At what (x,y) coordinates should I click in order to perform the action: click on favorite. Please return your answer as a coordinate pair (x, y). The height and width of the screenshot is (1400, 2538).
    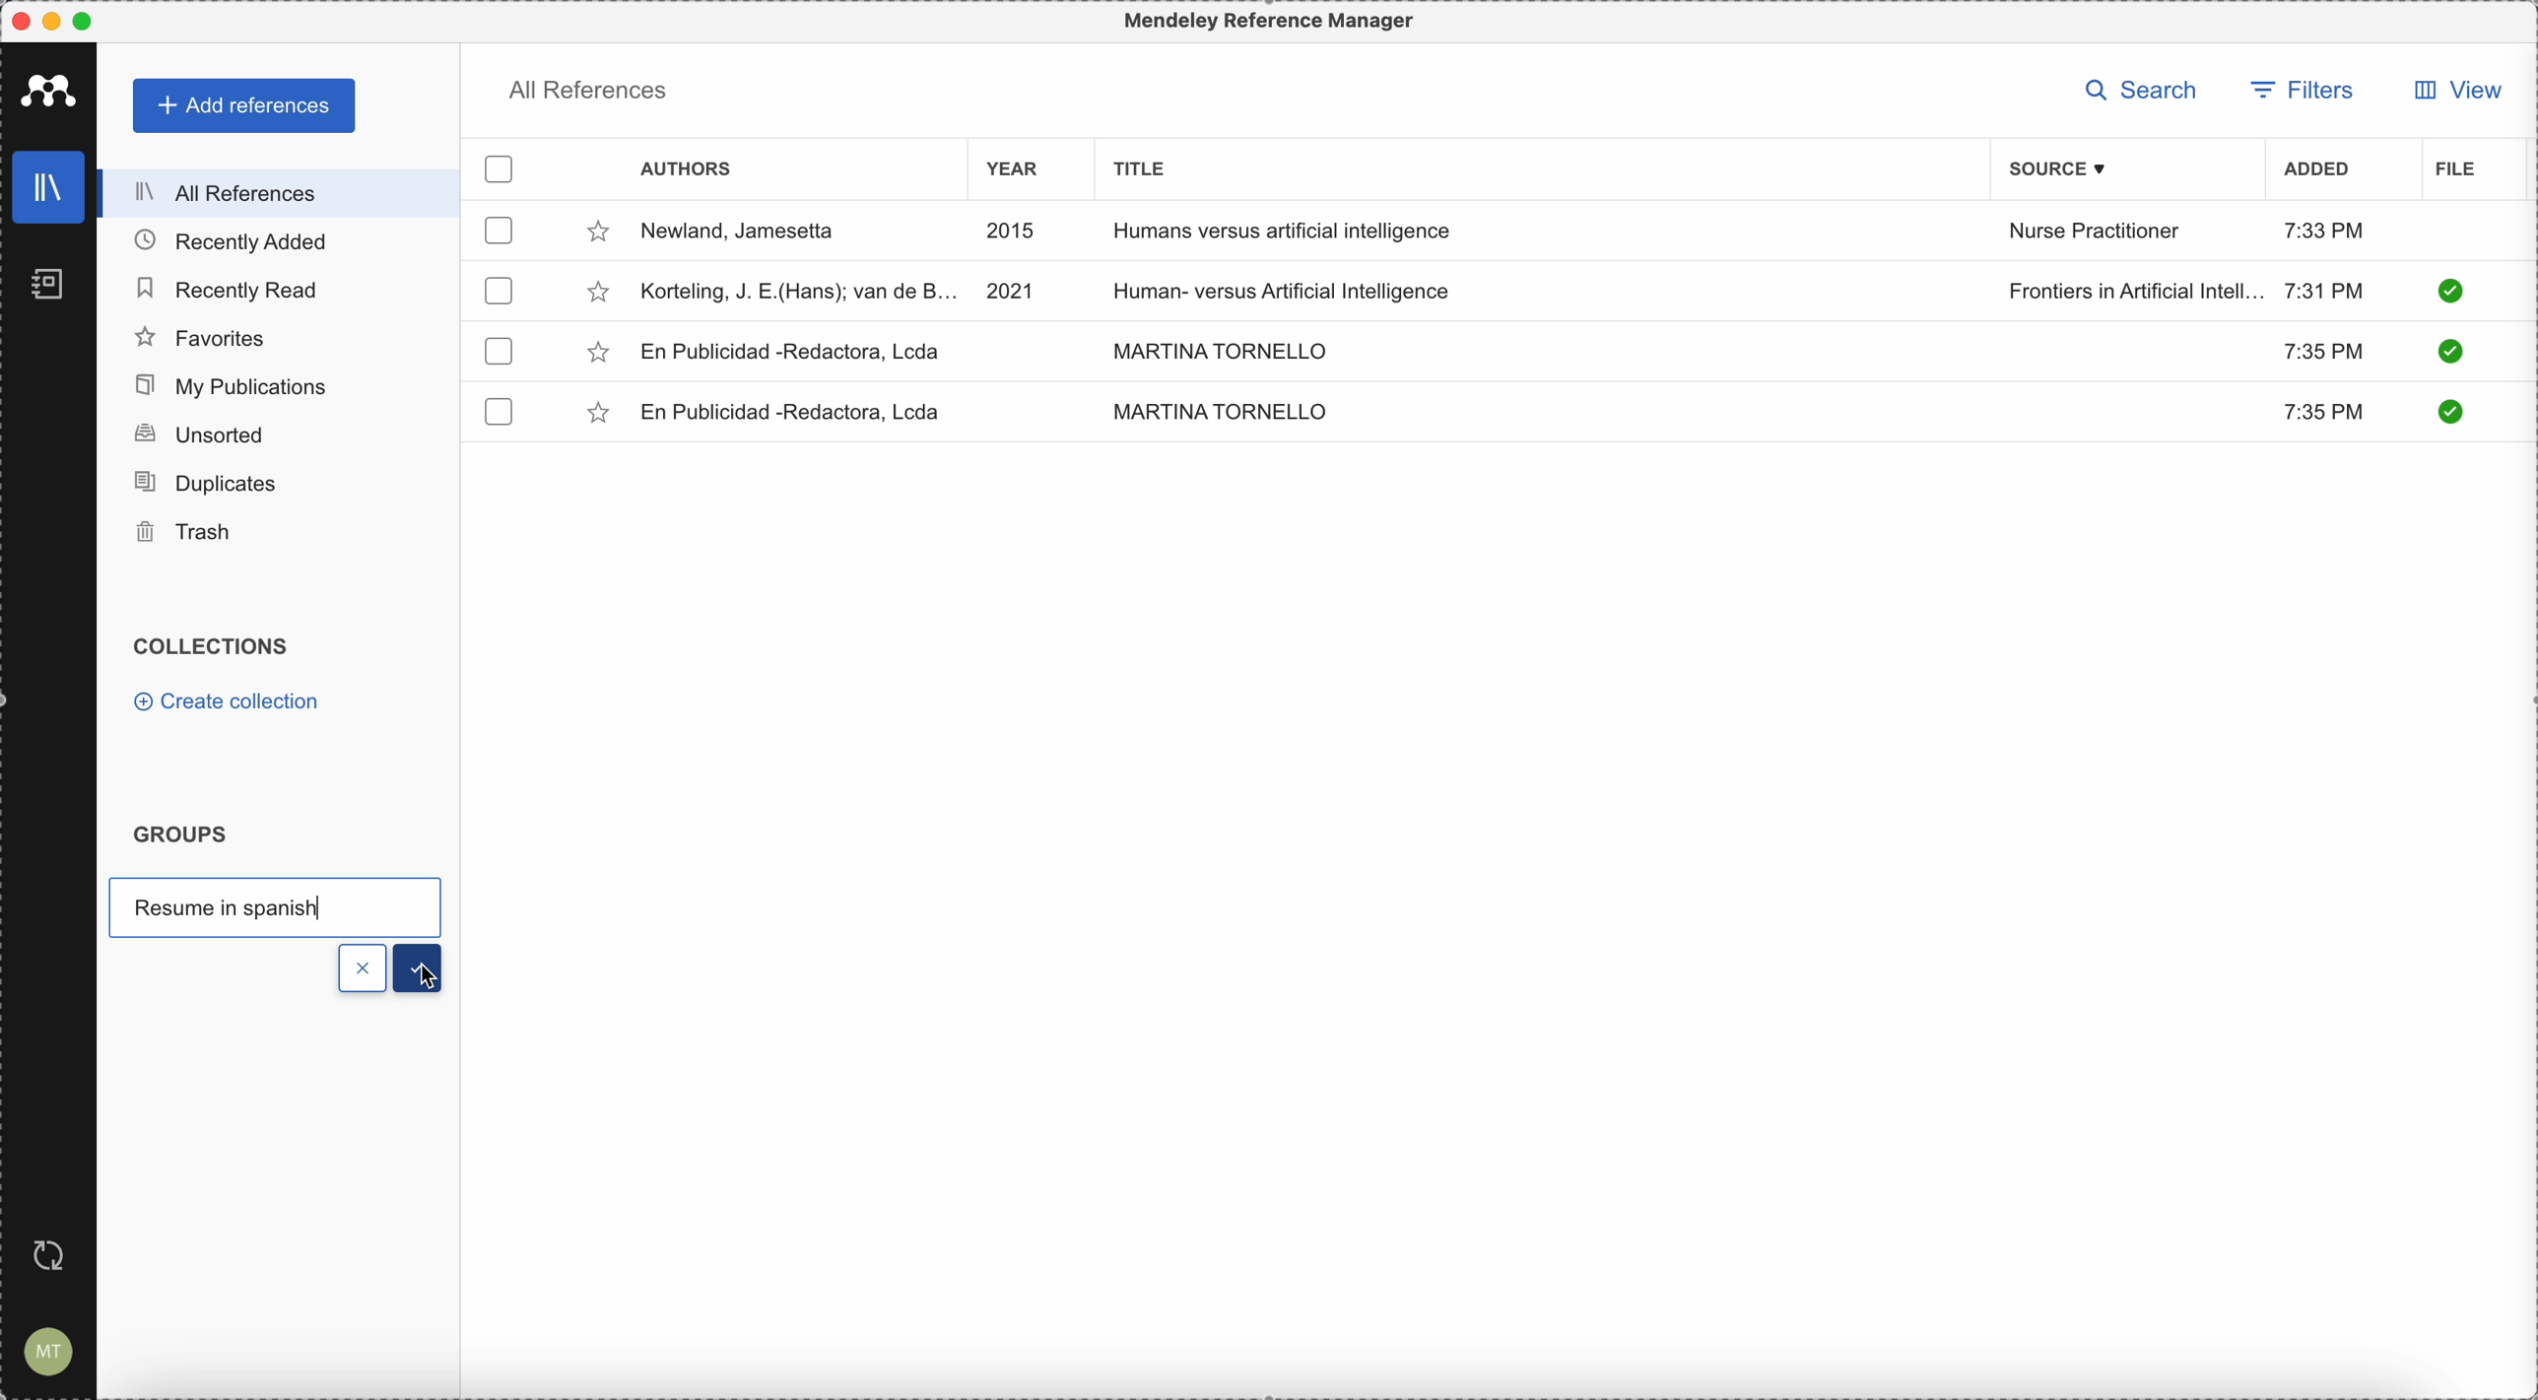
    Looking at the image, I should click on (598, 296).